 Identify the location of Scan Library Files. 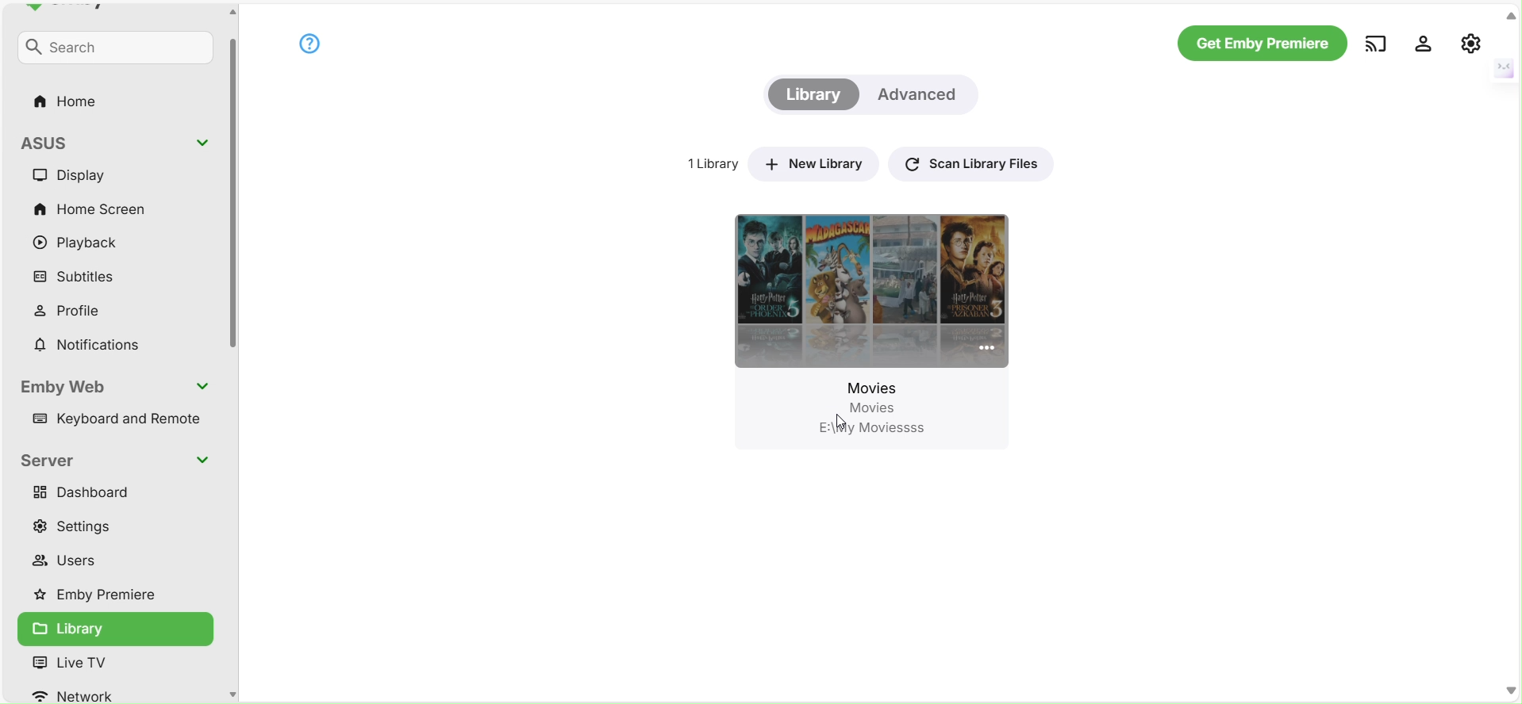
(974, 162).